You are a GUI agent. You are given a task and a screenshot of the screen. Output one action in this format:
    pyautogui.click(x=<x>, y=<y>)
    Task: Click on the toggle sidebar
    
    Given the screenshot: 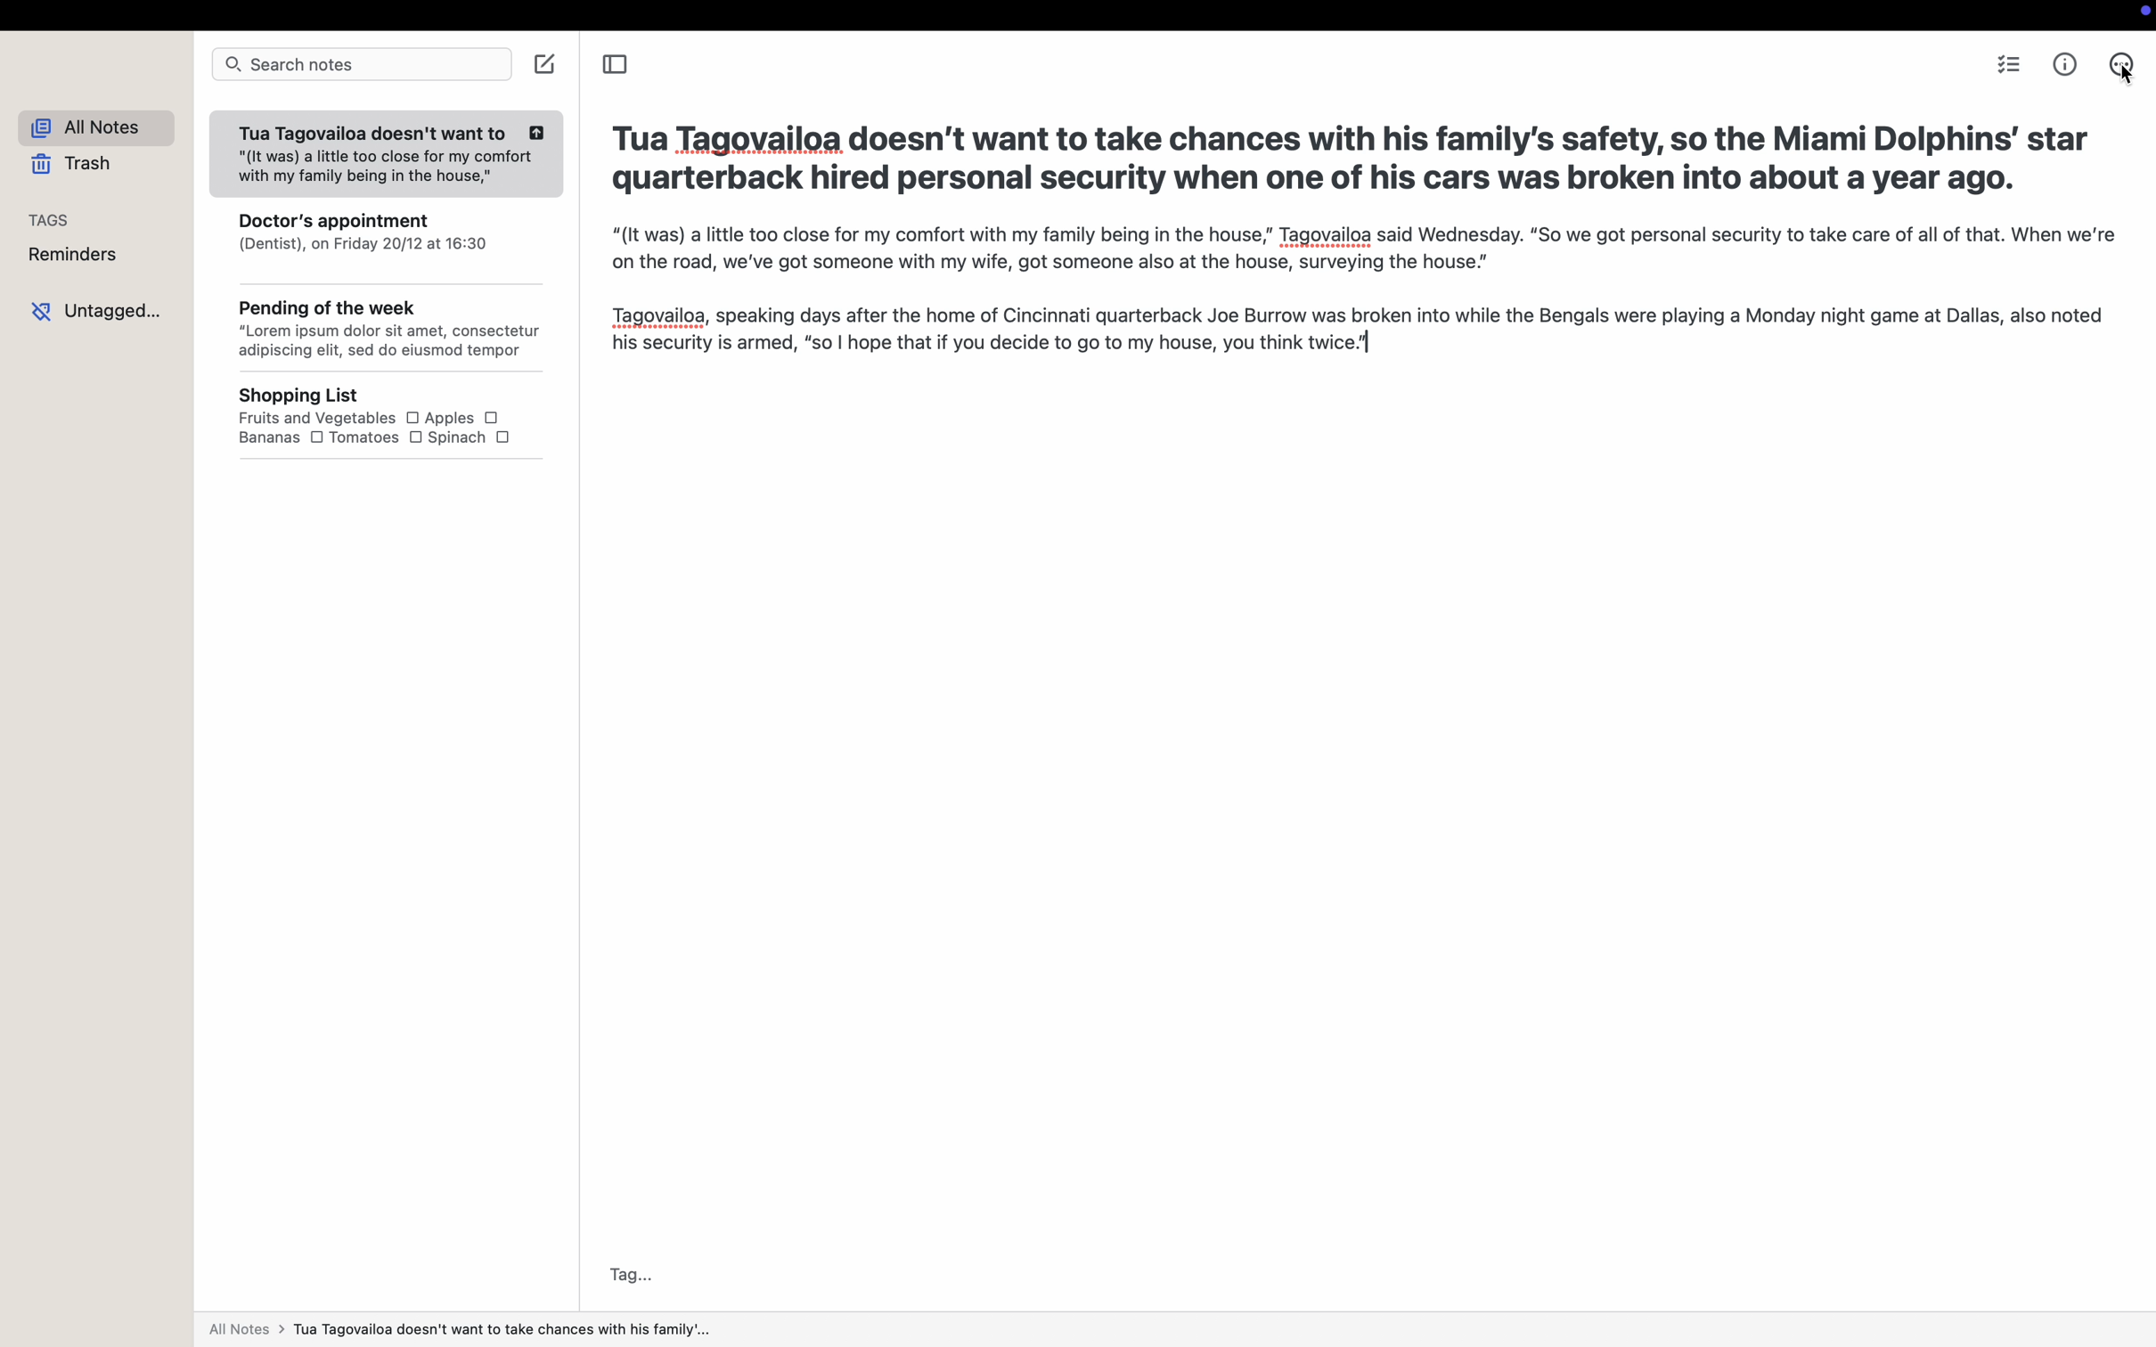 What is the action you would take?
    pyautogui.click(x=620, y=65)
    